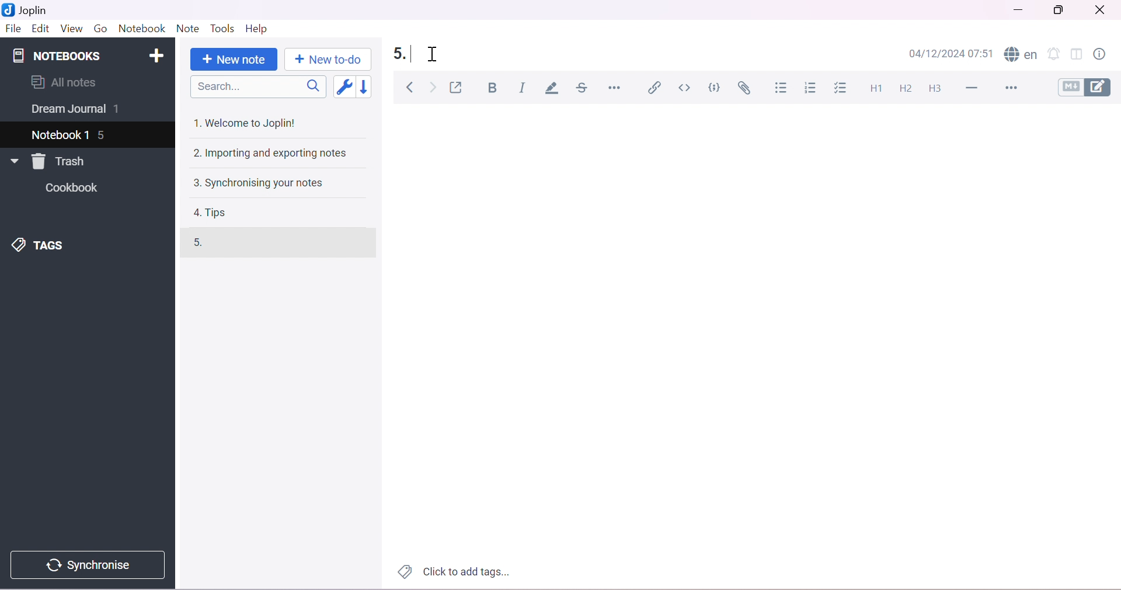 This screenshot has width=1121, height=590. What do you see at coordinates (40, 29) in the screenshot?
I see `Edit` at bounding box center [40, 29].